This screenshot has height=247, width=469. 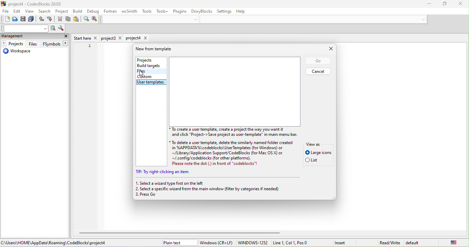 What do you see at coordinates (390, 242) in the screenshot?
I see `read\write` at bounding box center [390, 242].